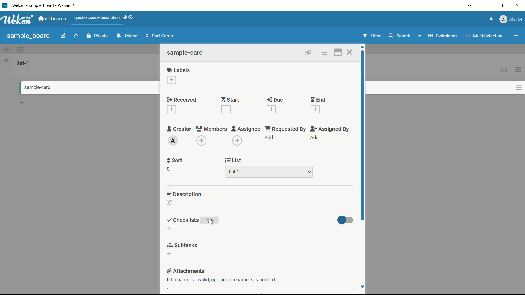  I want to click on settings and more, so click(471, 6).